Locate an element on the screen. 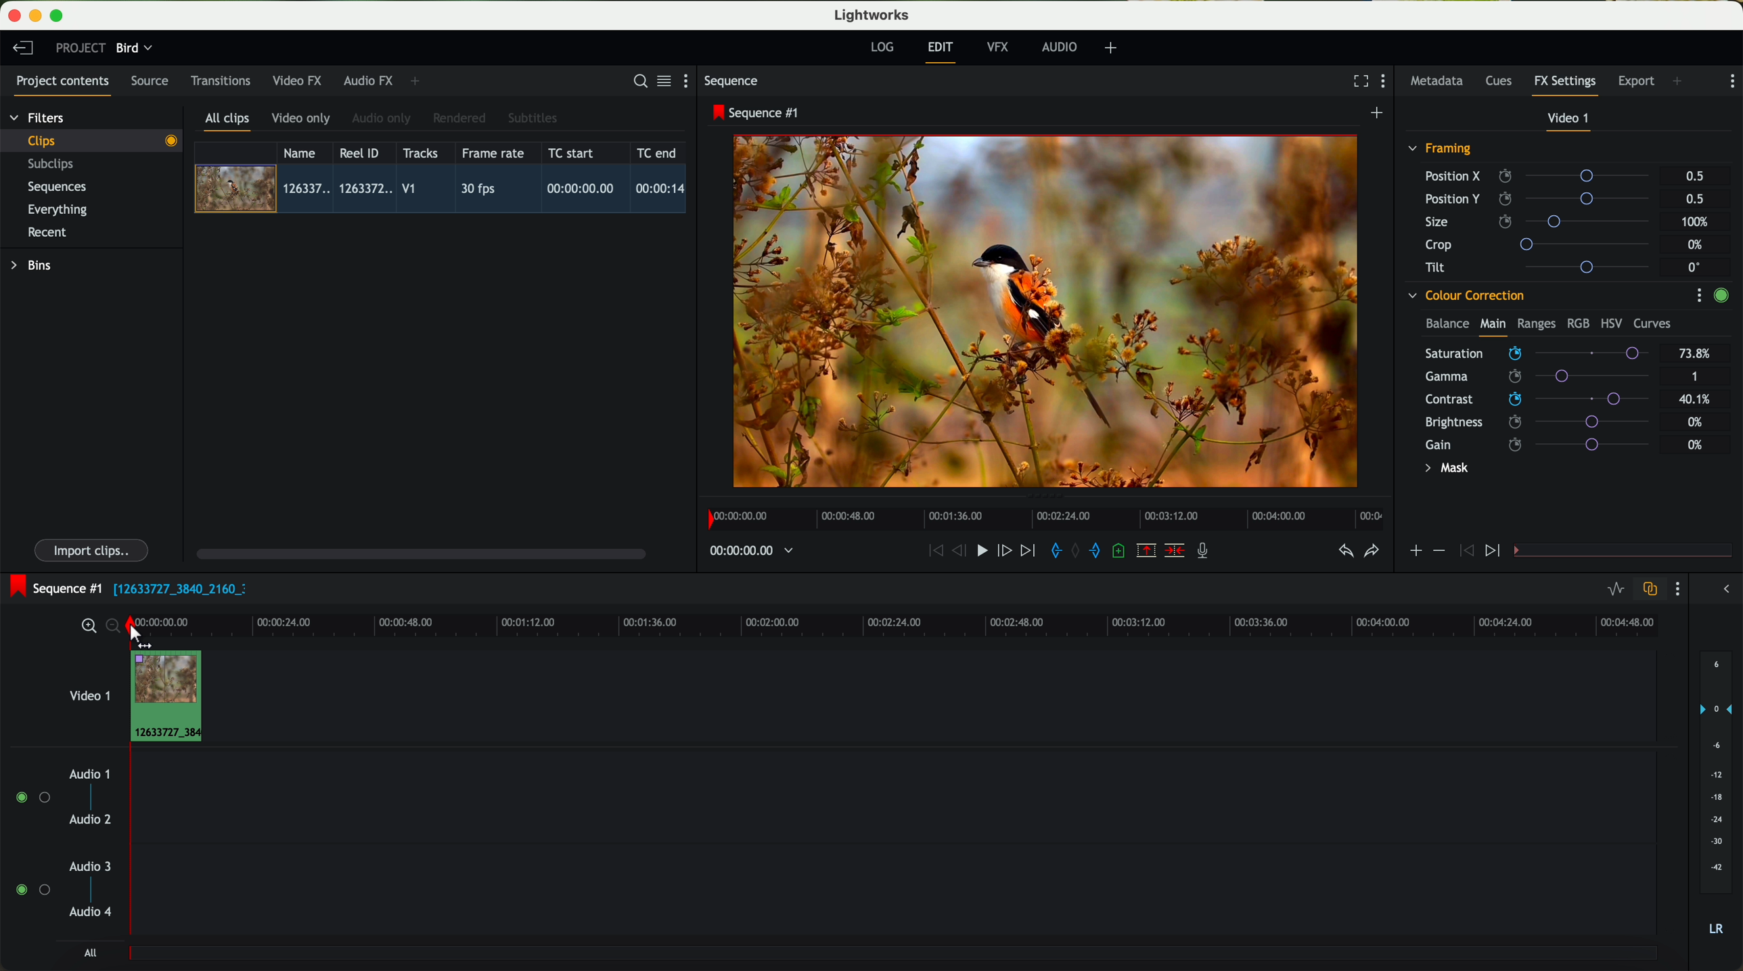 This screenshot has width=1743, height=971. Lightworks is located at coordinates (873, 14).